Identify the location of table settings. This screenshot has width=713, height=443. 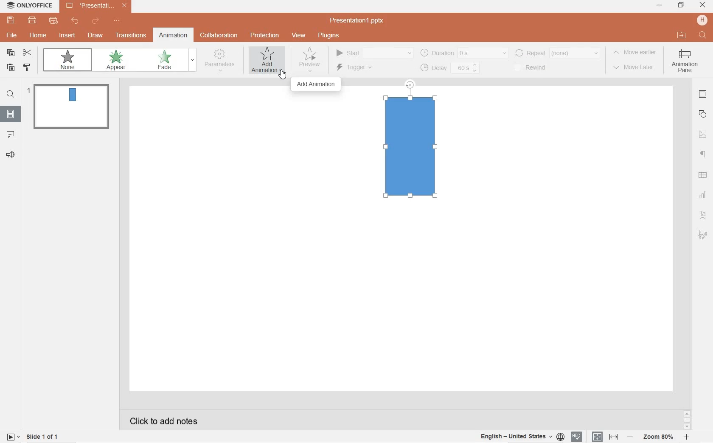
(704, 175).